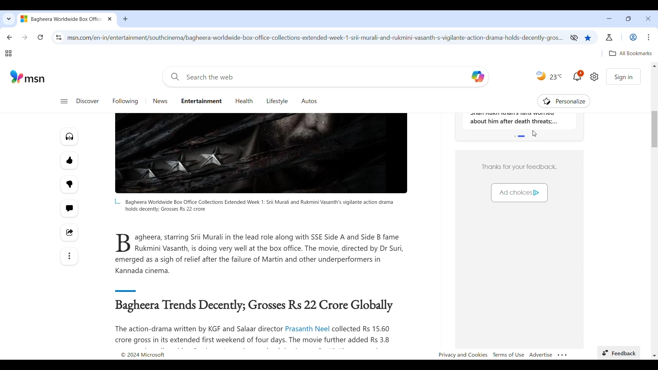  Describe the element at coordinates (257, 335) in the screenshot. I see `The action-drama written by KGF and Salaar director Prasanth Neel collected Rs 15.60
crore gross in its extended first weekend of four days. The movie further added Rs 3.8` at that location.